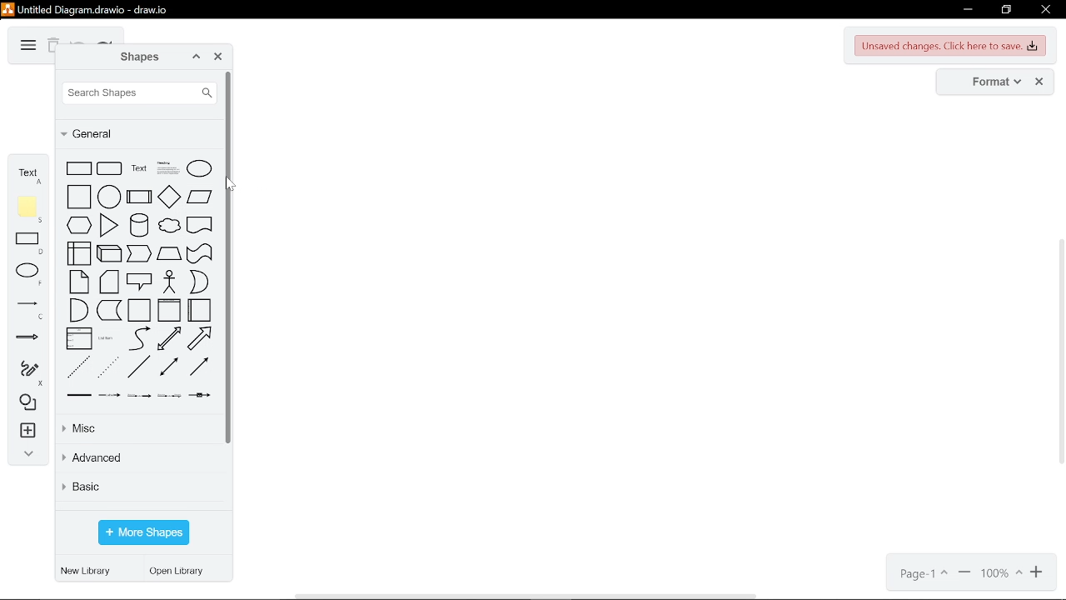 This screenshot has width=1066, height=600. Describe the element at coordinates (169, 226) in the screenshot. I see `cloud` at that location.